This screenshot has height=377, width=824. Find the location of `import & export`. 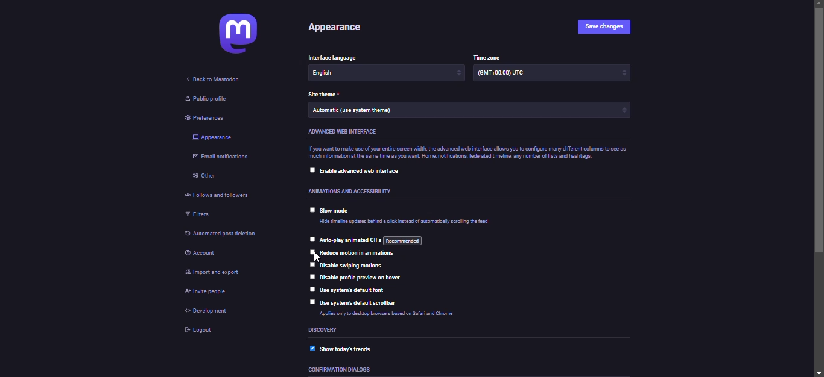

import & export is located at coordinates (221, 272).